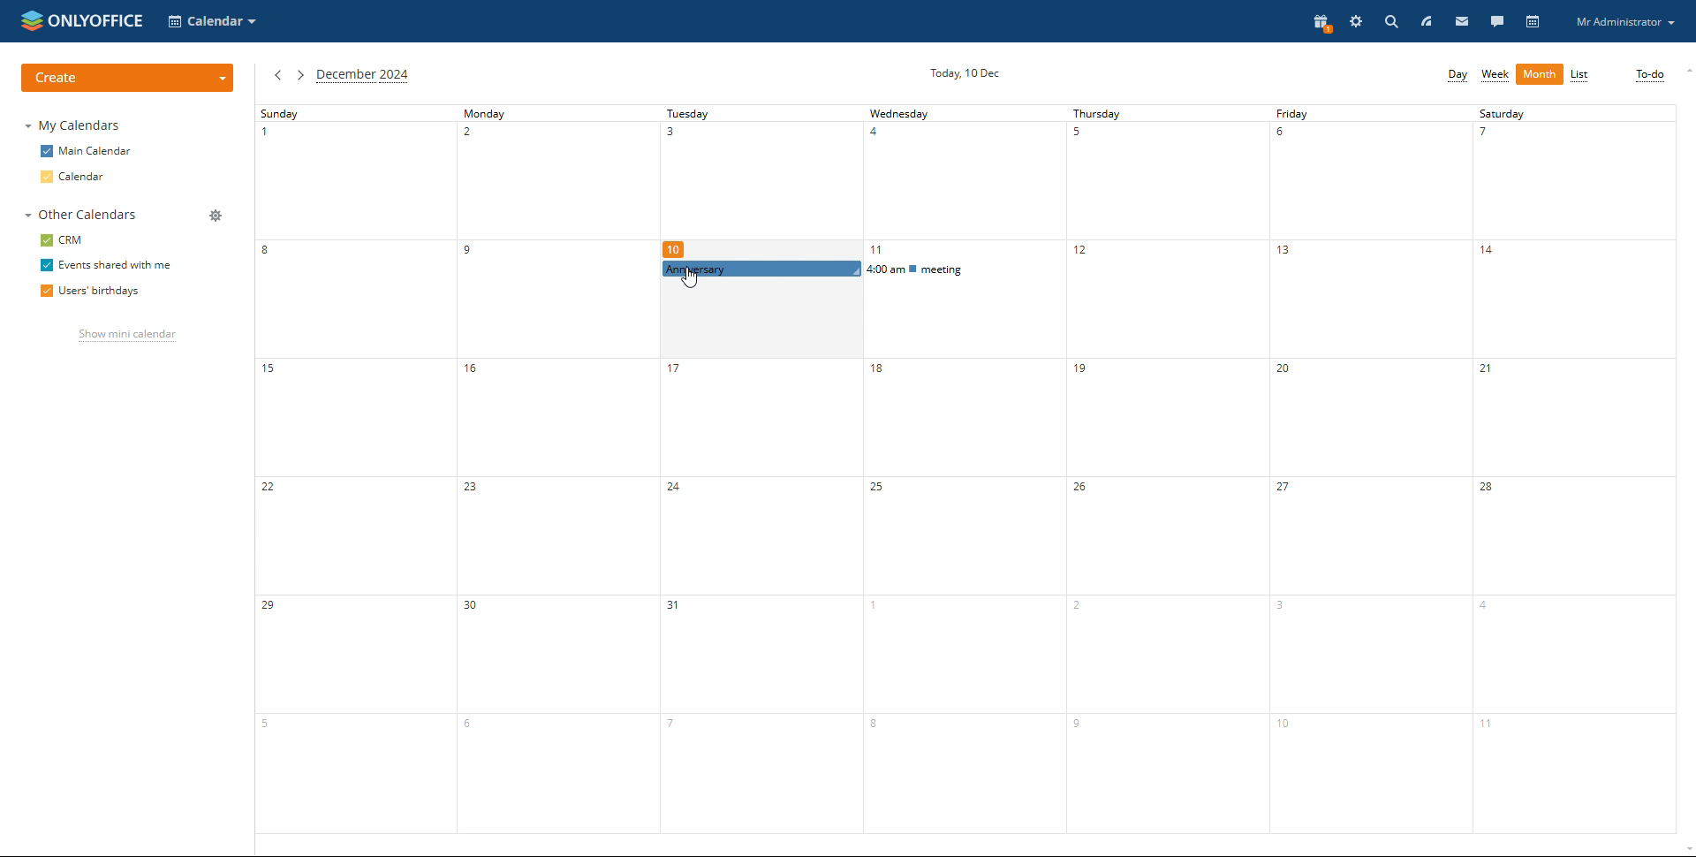  Describe the element at coordinates (1533, 22) in the screenshot. I see `calendar` at that location.